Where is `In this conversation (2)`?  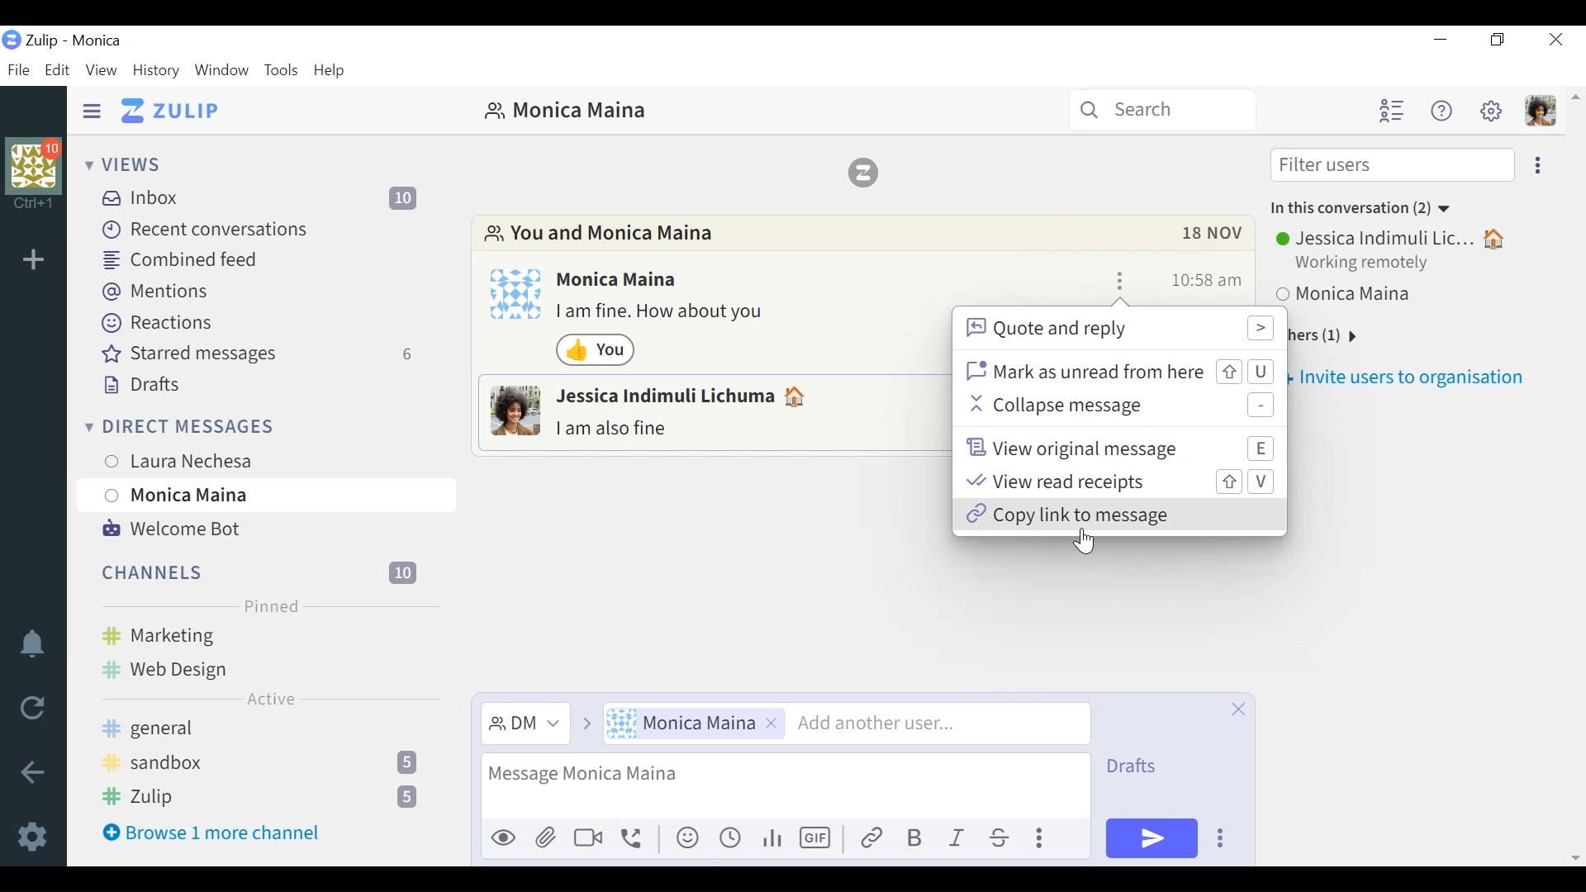
In this conversation (2) is located at coordinates (1360, 206).